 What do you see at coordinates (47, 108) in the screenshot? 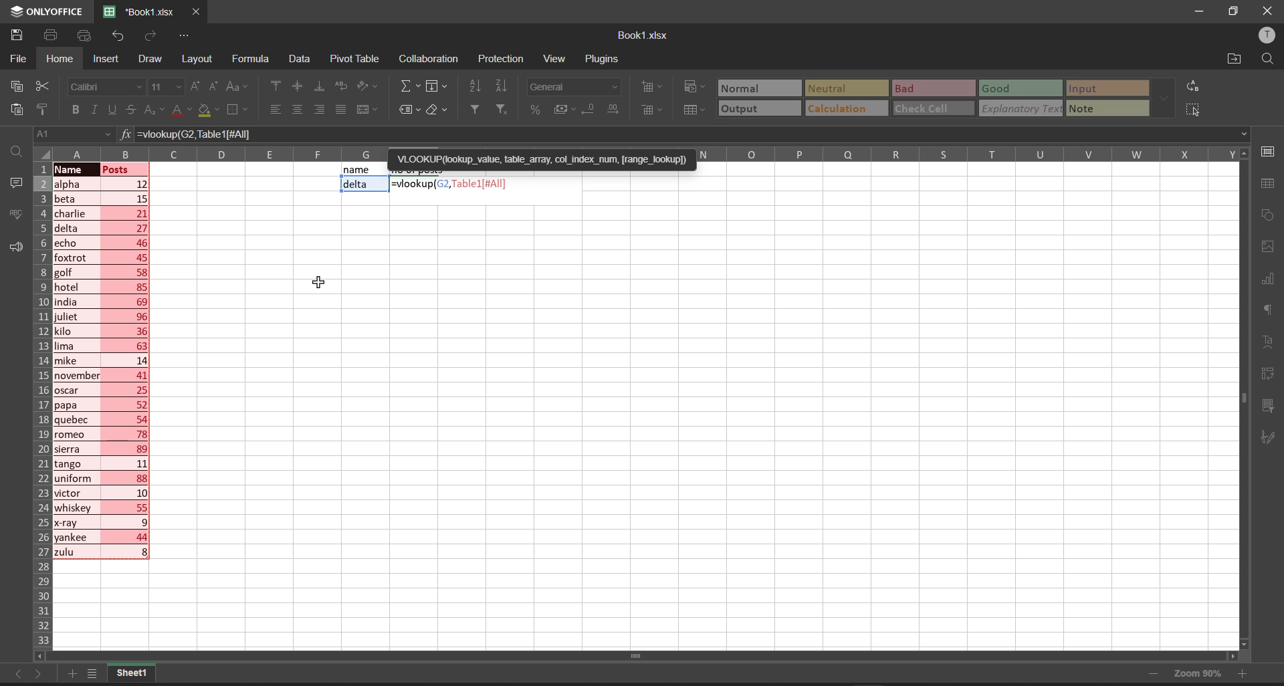
I see `copy style` at bounding box center [47, 108].